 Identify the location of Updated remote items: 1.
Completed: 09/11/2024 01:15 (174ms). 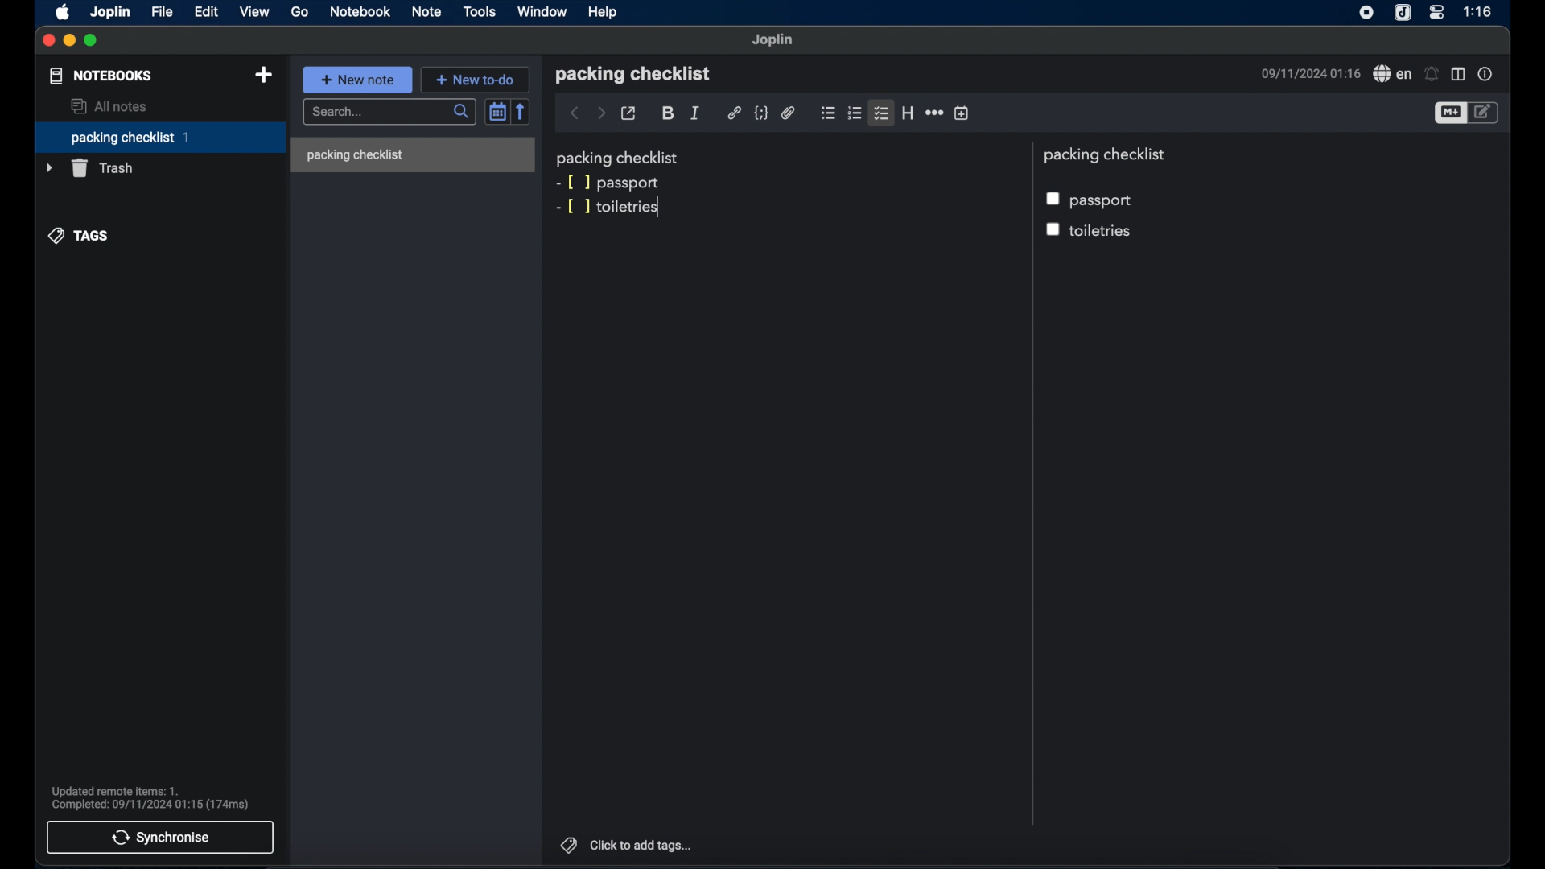
(155, 795).